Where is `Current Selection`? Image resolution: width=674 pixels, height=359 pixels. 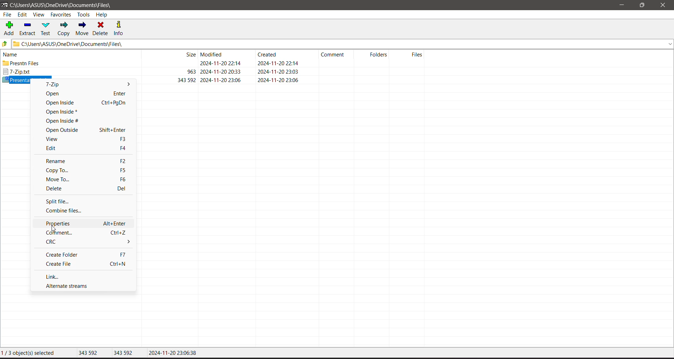 Current Selection is located at coordinates (30, 353).